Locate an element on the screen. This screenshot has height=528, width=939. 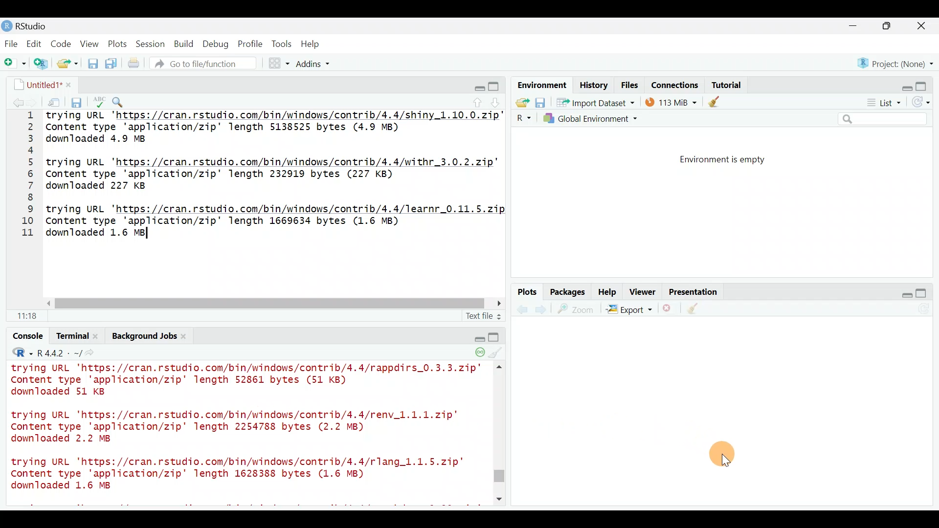
Build is located at coordinates (184, 44).